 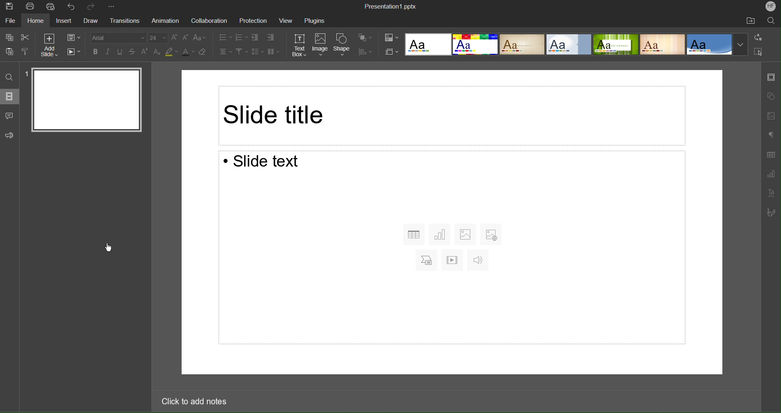 What do you see at coordinates (109, 249) in the screenshot?
I see `Cursor` at bounding box center [109, 249].